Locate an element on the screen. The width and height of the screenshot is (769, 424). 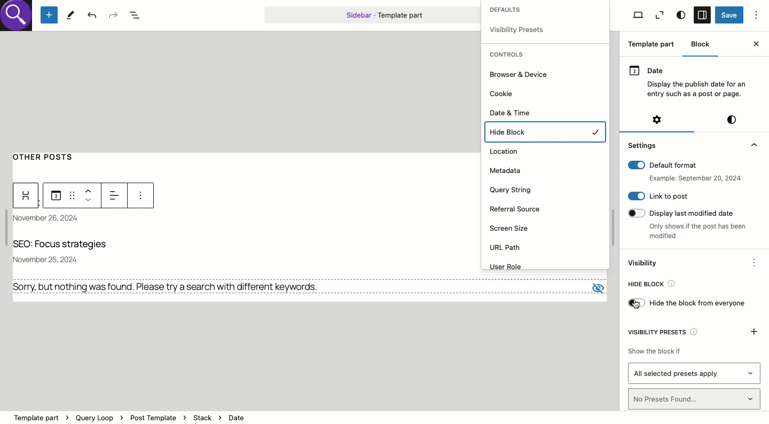
Tools is located at coordinates (70, 14).